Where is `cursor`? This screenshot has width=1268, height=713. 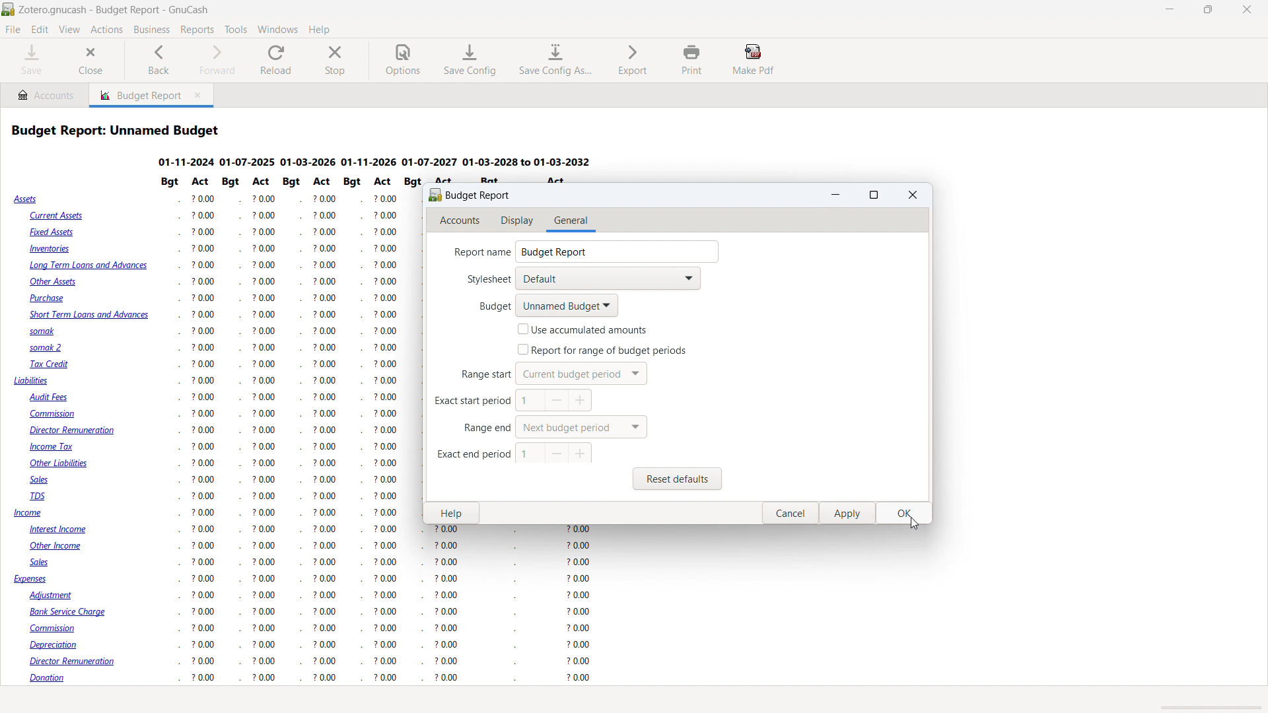 cursor is located at coordinates (910, 525).